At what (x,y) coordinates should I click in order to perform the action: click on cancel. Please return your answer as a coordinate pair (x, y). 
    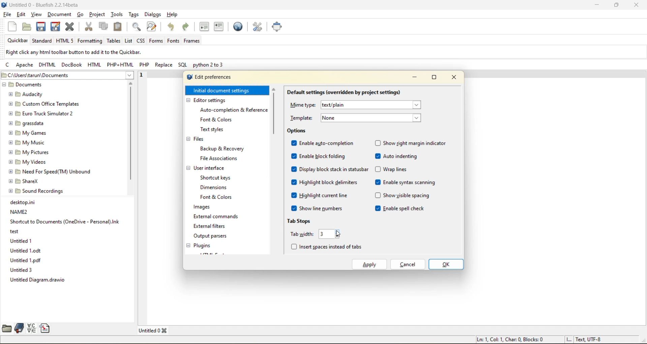
    Looking at the image, I should click on (407, 264).